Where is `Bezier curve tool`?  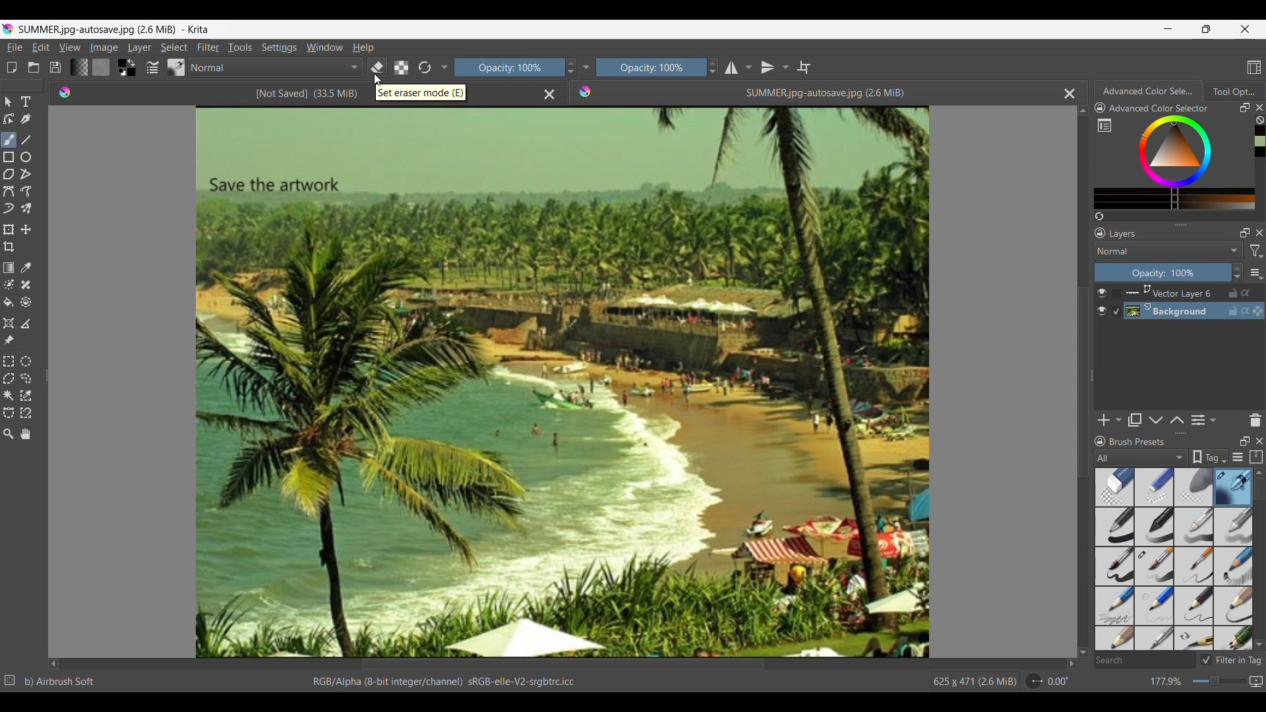 Bezier curve tool is located at coordinates (9, 191).